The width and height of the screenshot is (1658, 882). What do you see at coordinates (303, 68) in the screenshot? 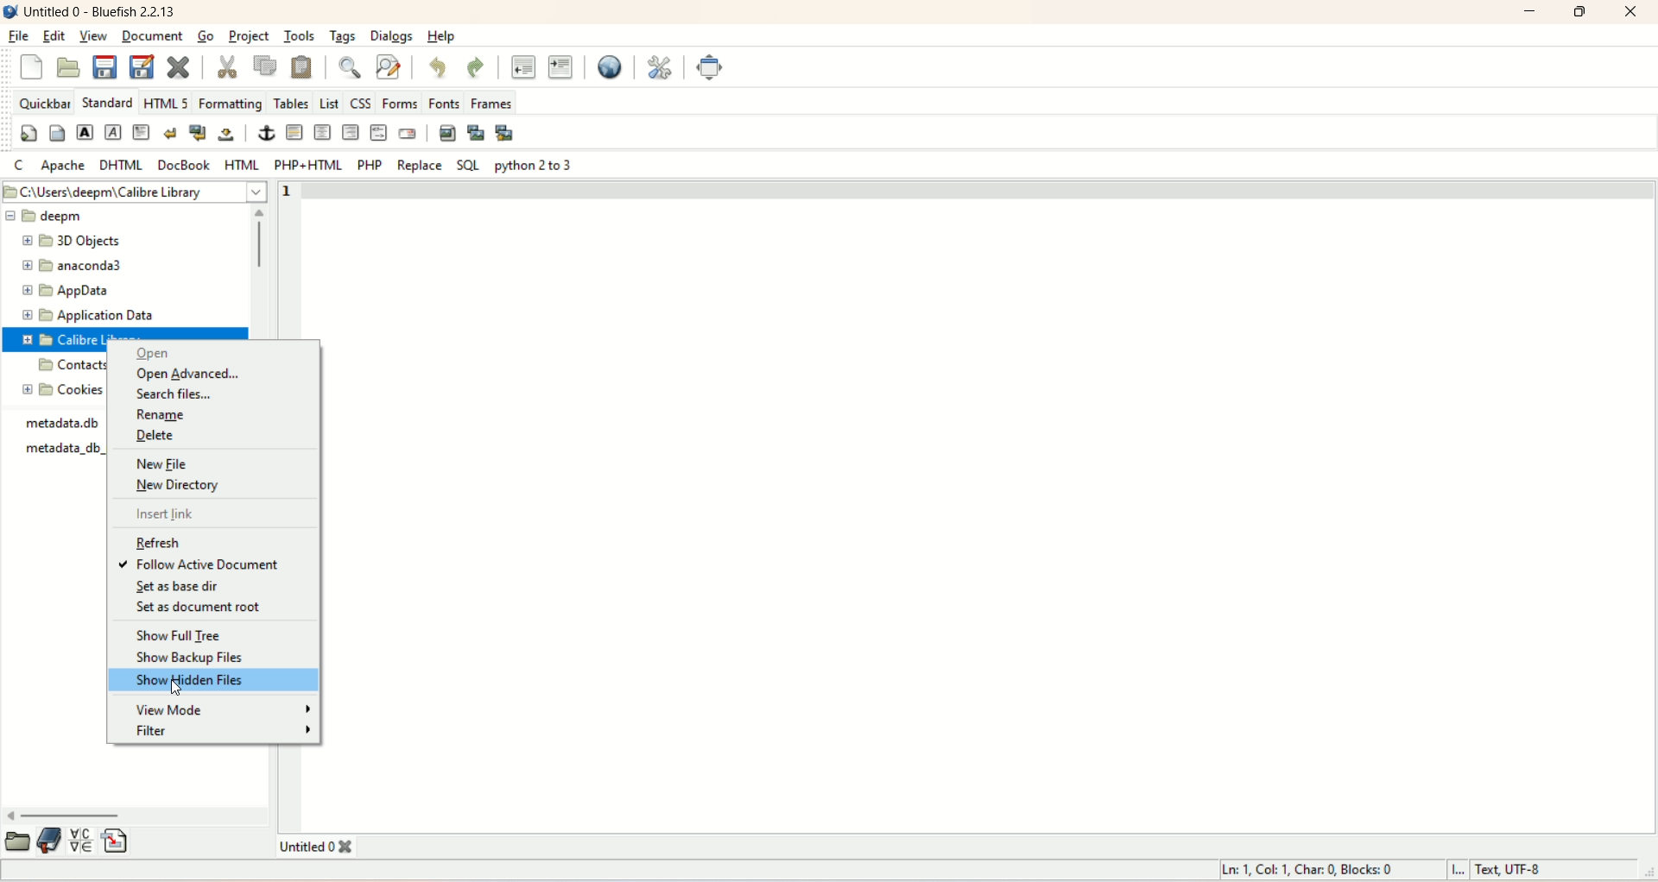
I see `paste` at bounding box center [303, 68].